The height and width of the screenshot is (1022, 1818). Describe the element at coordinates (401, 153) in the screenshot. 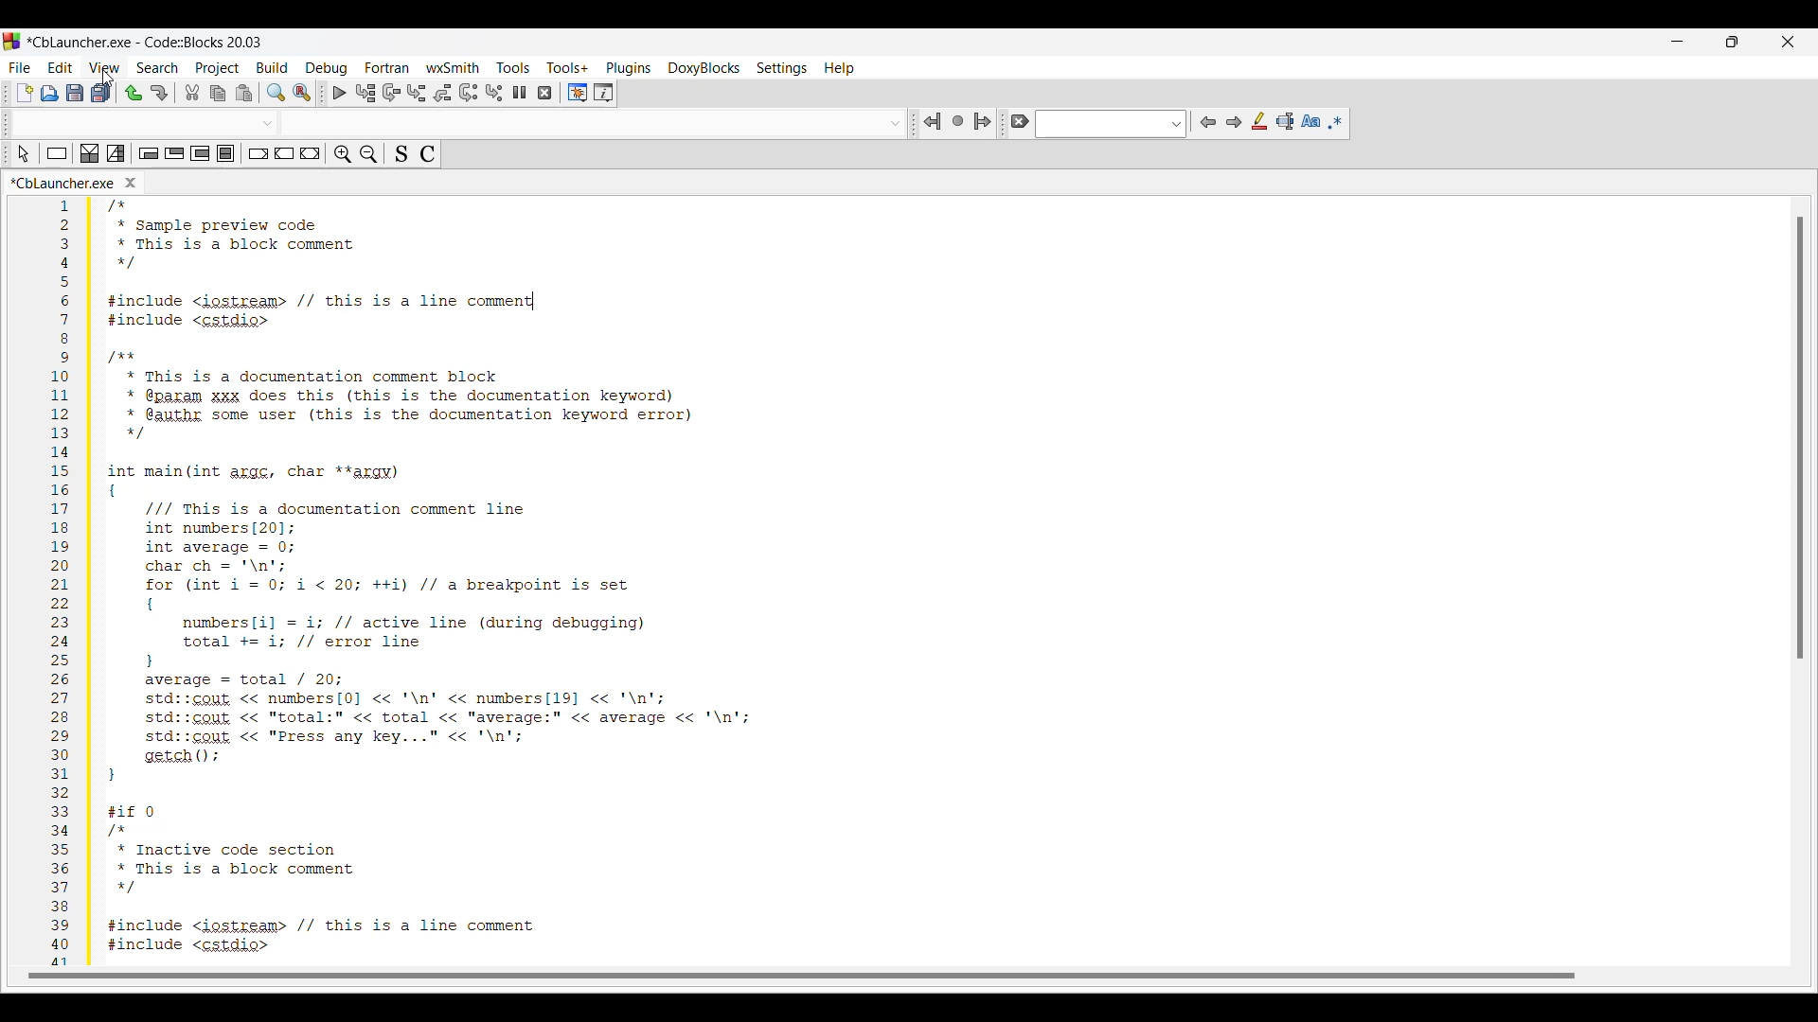

I see `Toggle source ` at that location.